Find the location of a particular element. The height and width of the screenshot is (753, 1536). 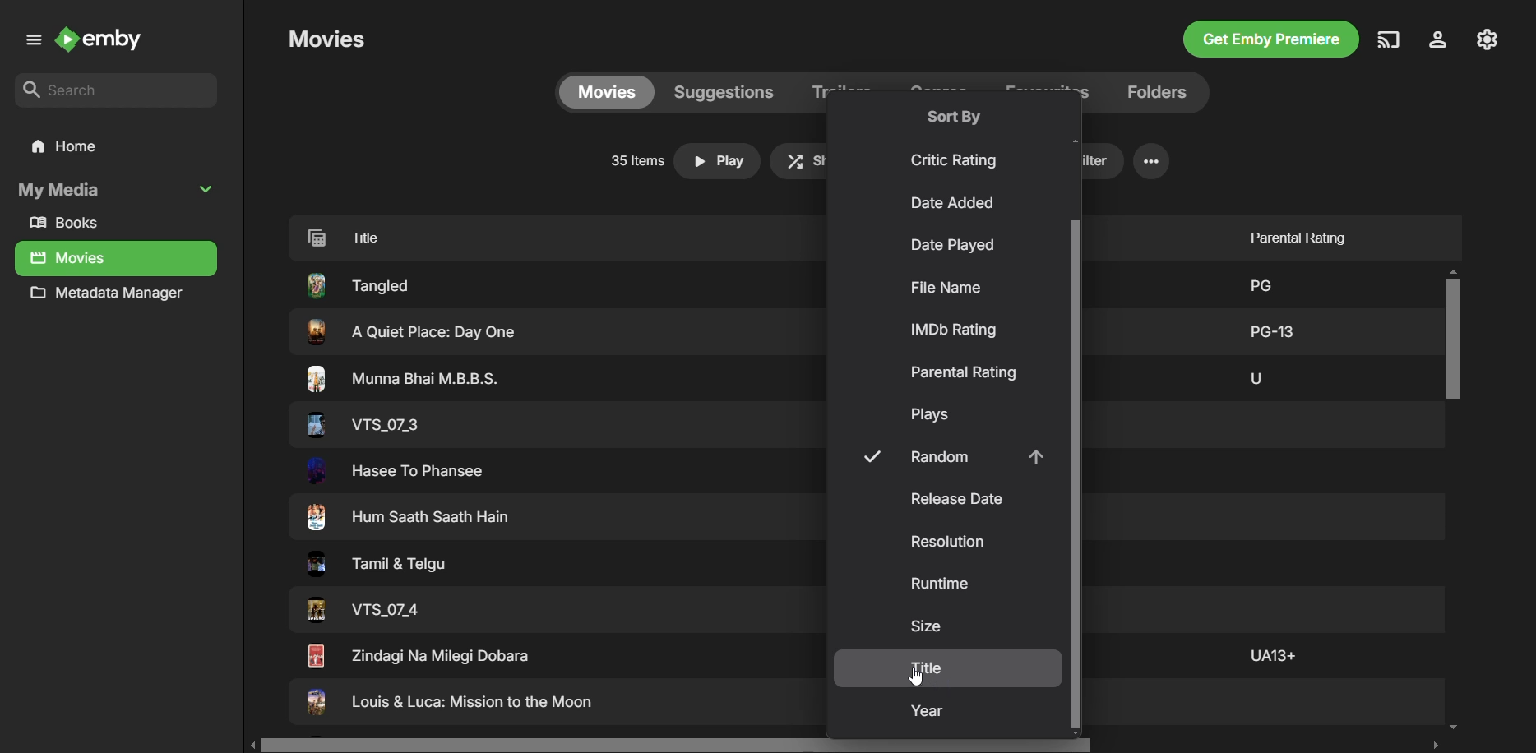

Title is located at coordinates (928, 668).